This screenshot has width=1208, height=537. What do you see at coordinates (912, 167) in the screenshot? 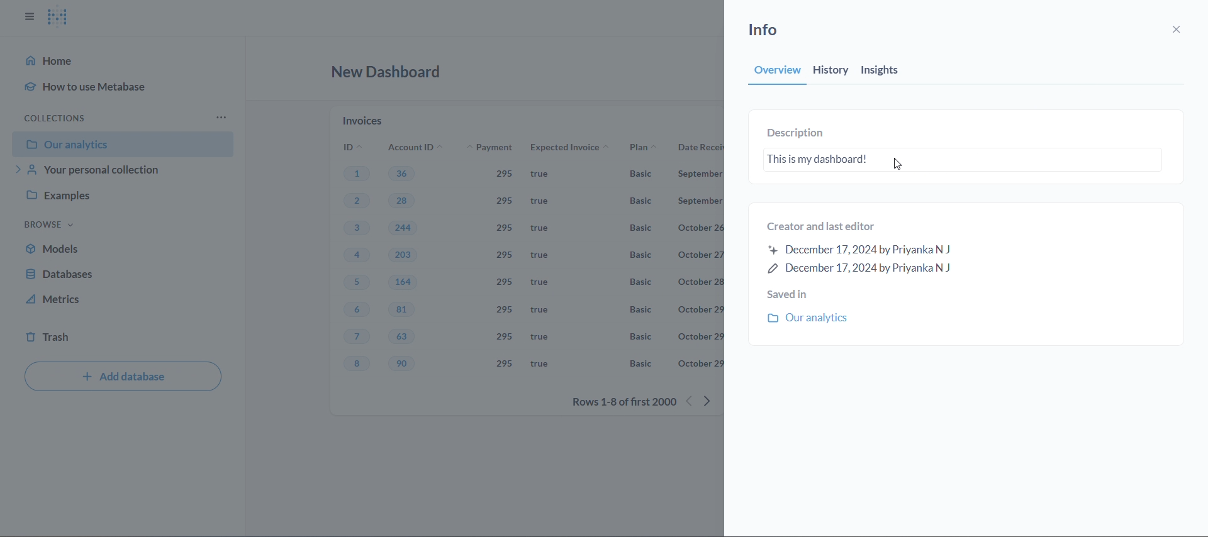
I see `cursor ` at bounding box center [912, 167].